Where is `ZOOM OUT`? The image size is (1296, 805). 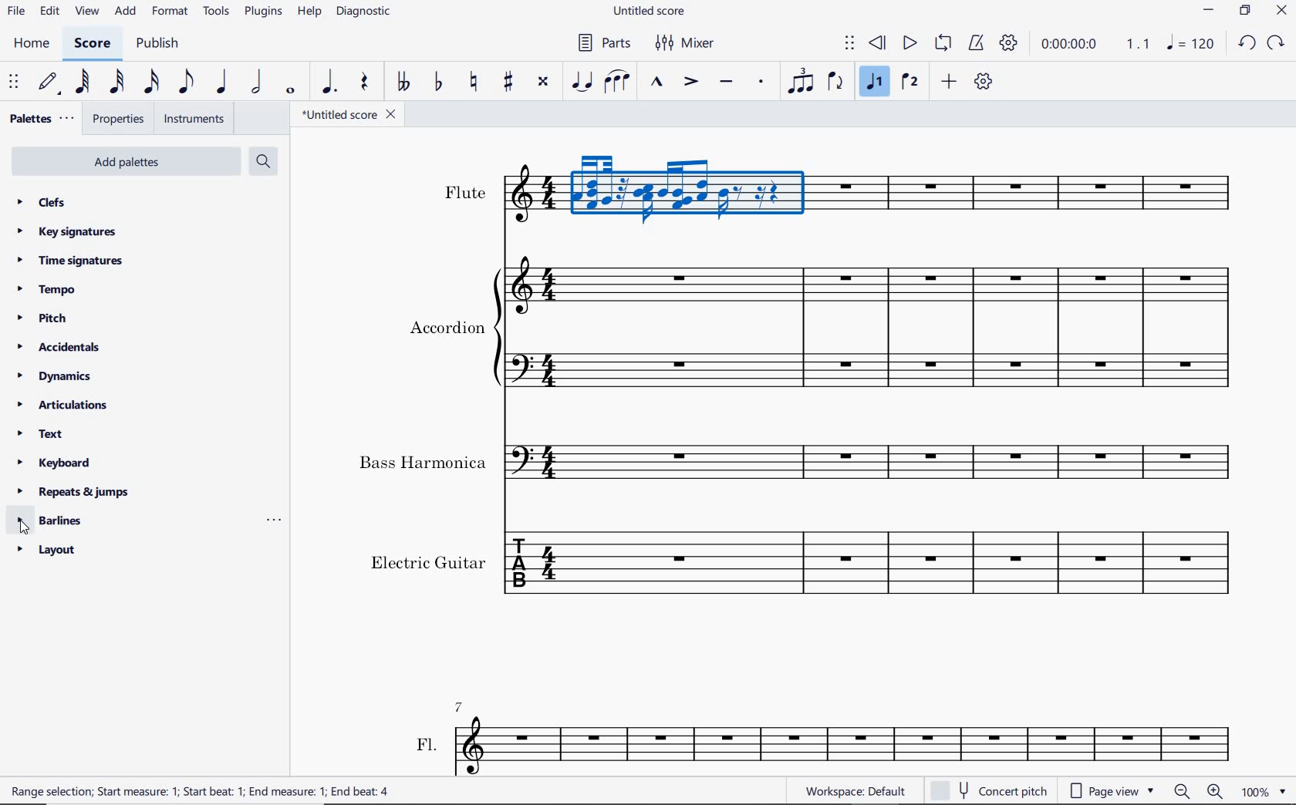 ZOOM OUT is located at coordinates (1182, 792).